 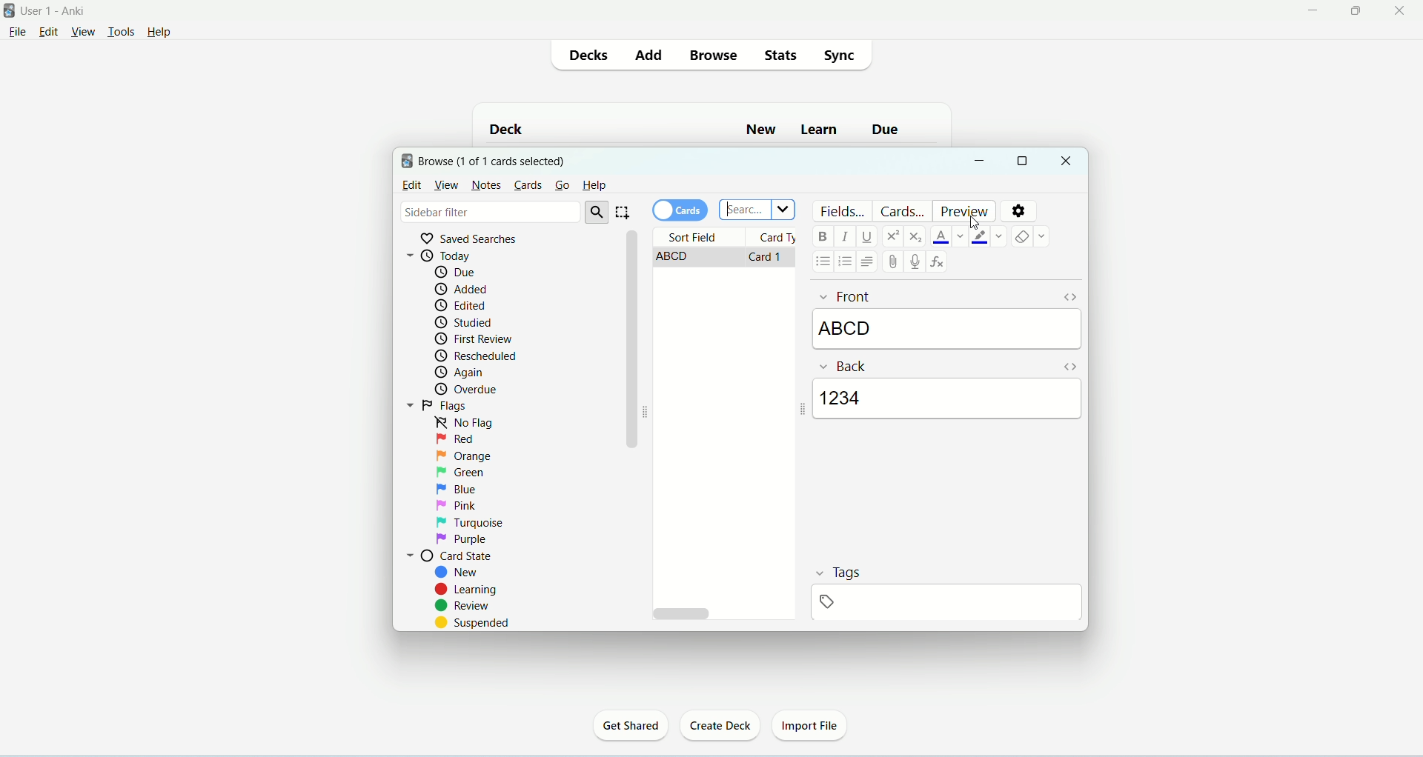 What do you see at coordinates (629, 423) in the screenshot?
I see `vertical scroll bar` at bounding box center [629, 423].